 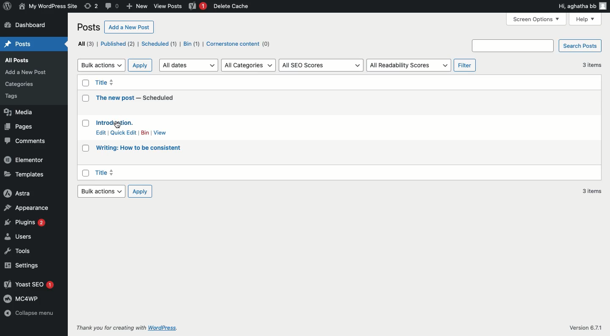 What do you see at coordinates (129, 27) in the screenshot?
I see `Add new post` at bounding box center [129, 27].